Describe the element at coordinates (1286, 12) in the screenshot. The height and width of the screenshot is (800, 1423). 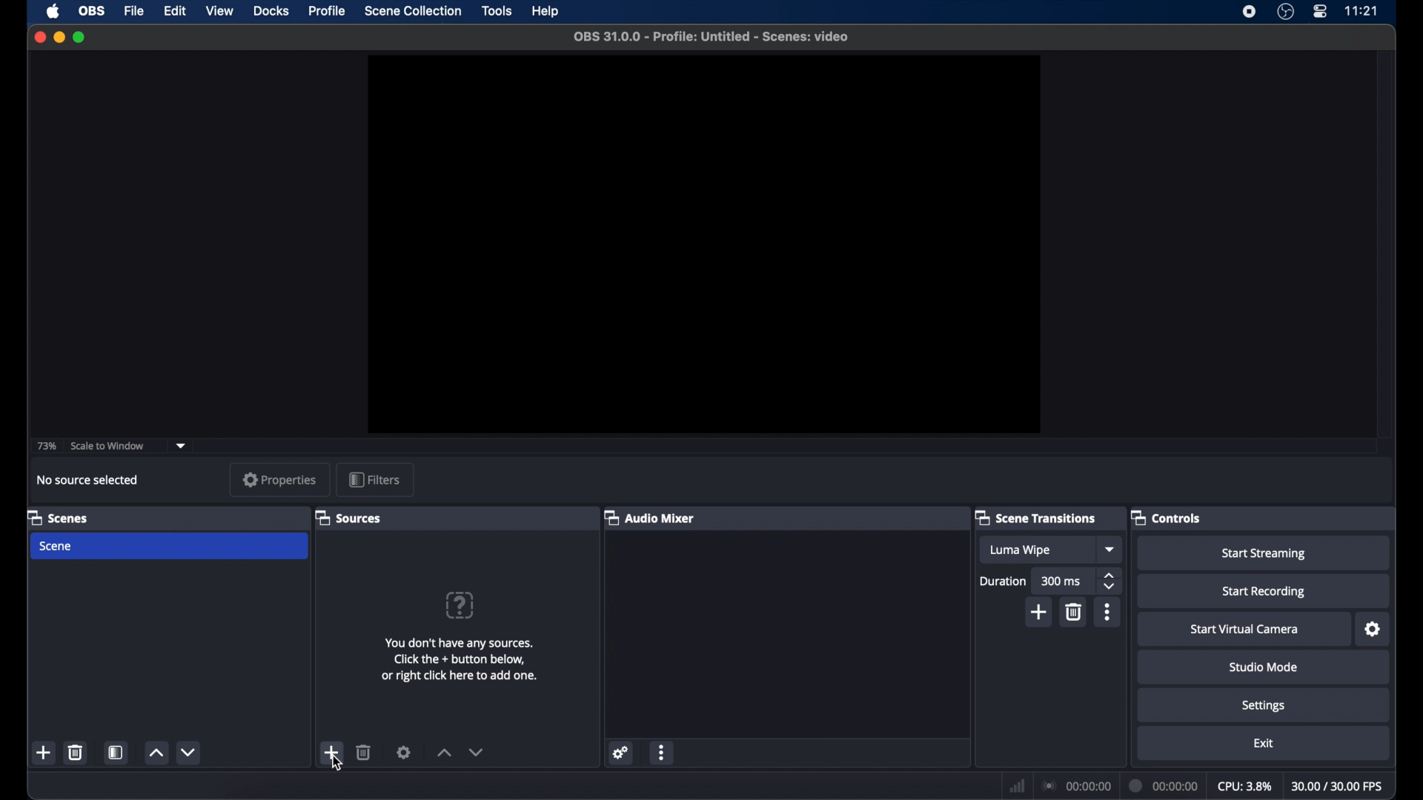
I see `obs studio` at that location.